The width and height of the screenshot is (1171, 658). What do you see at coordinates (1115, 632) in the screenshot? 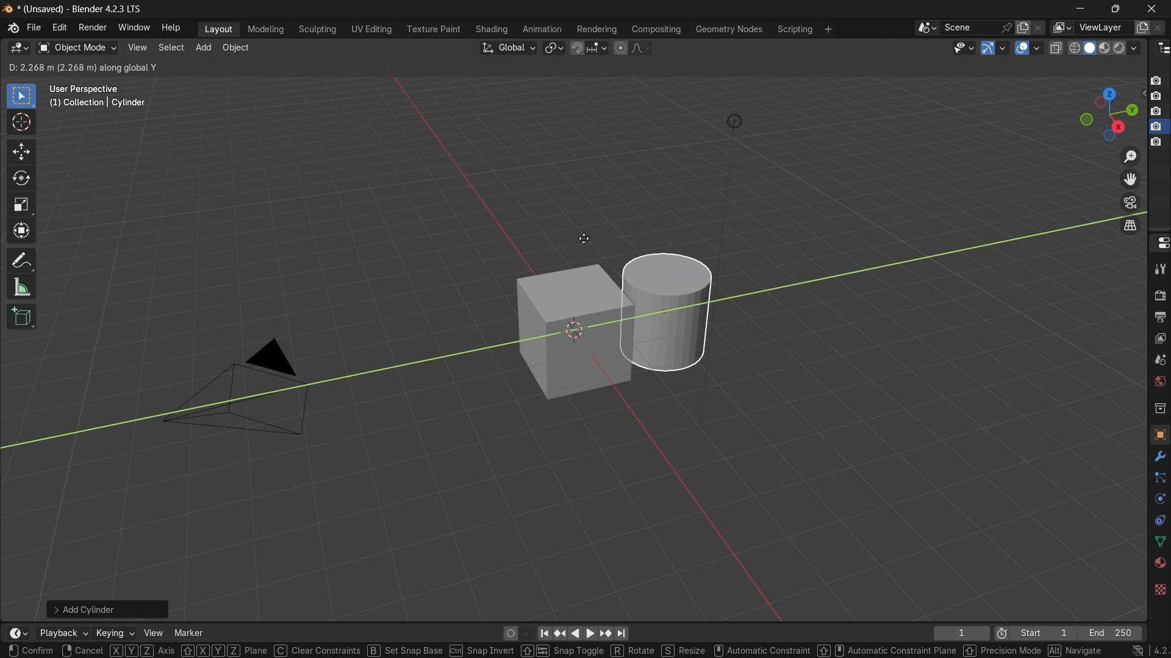
I see `end` at bounding box center [1115, 632].